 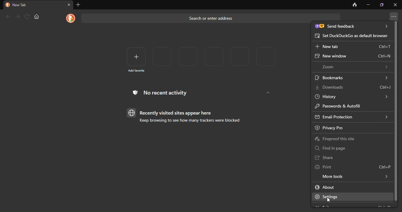 I want to click on add tab, so click(x=80, y=5).